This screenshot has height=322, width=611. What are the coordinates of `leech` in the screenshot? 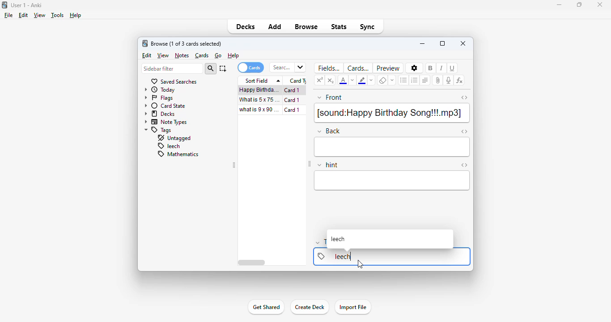 It's located at (338, 239).